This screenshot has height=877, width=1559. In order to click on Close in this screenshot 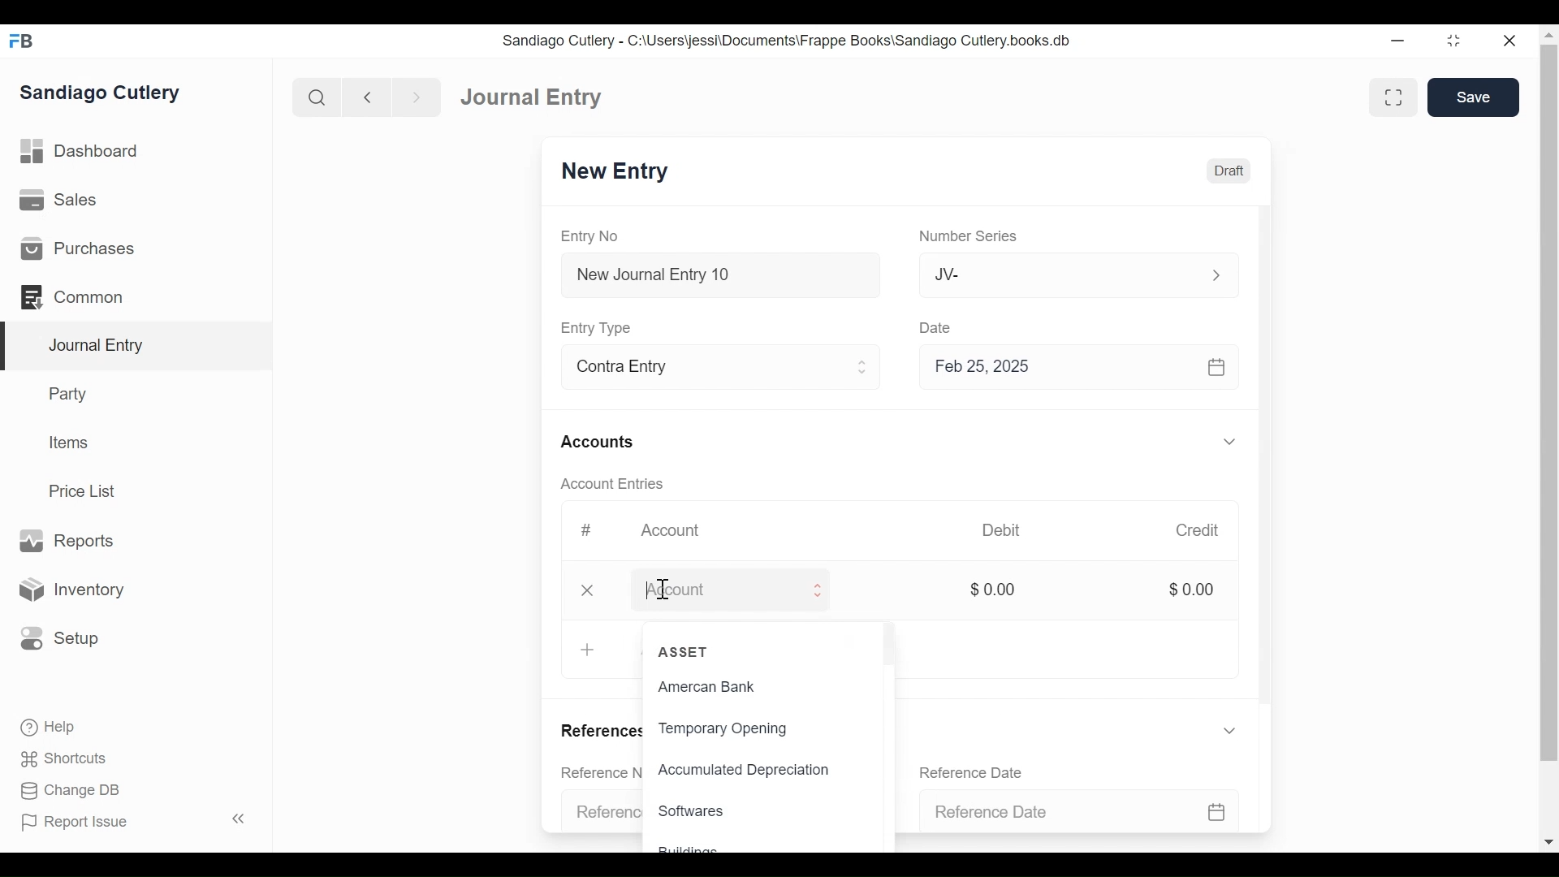, I will do `click(590, 590)`.